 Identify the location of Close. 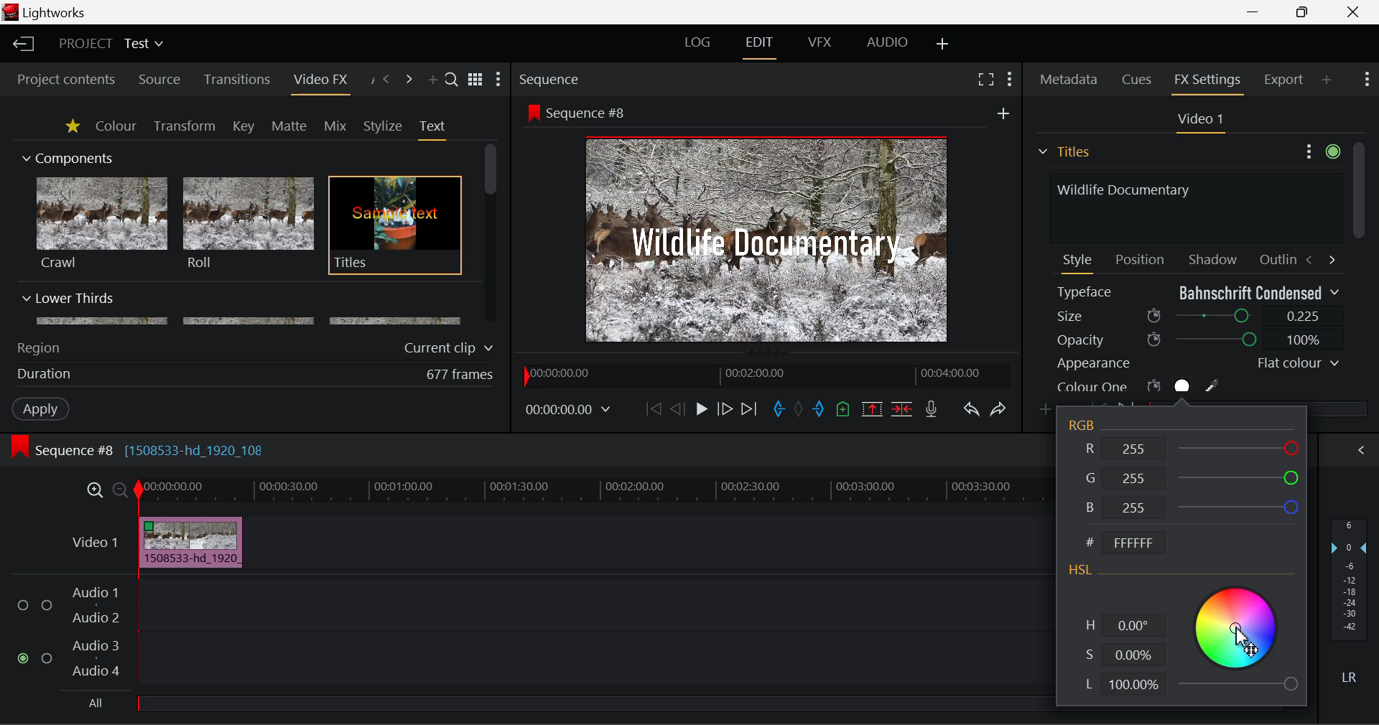
(1354, 11).